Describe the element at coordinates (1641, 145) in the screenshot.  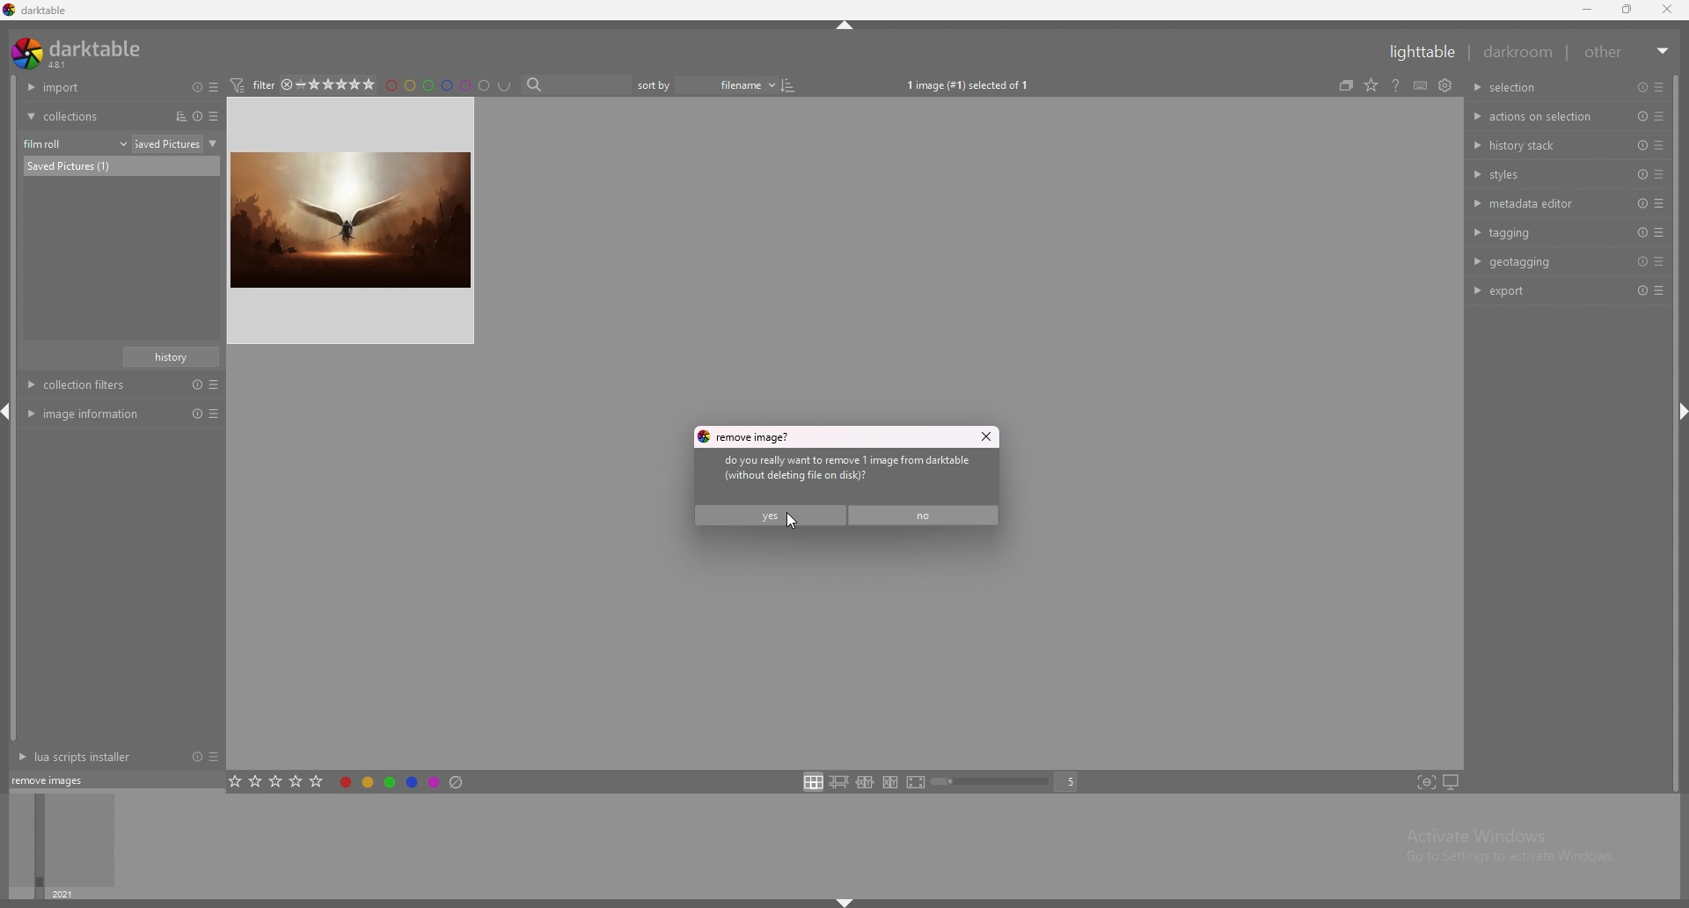
I see `preset` at that location.